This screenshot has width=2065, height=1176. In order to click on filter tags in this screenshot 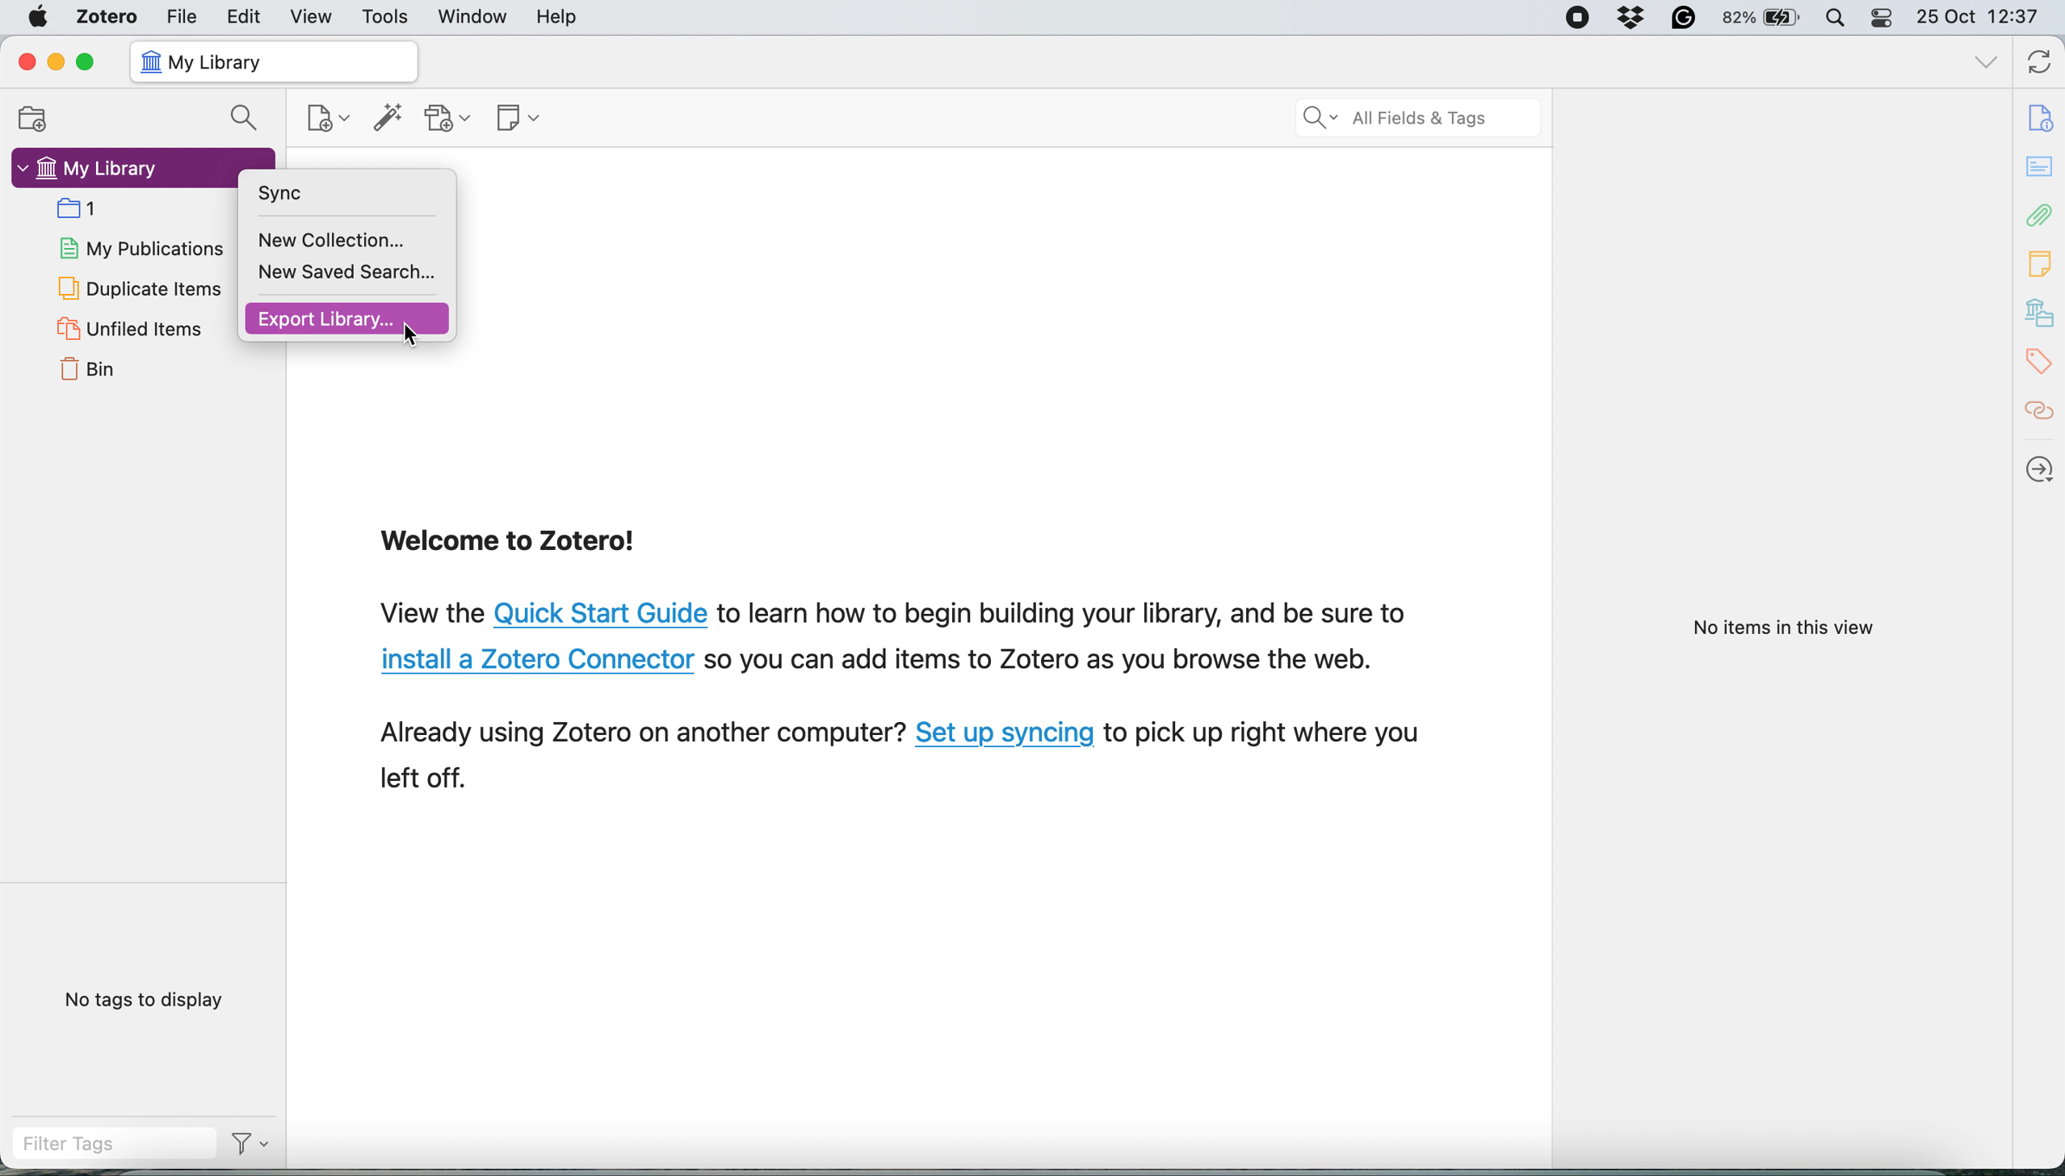, I will do `click(108, 1146)`.